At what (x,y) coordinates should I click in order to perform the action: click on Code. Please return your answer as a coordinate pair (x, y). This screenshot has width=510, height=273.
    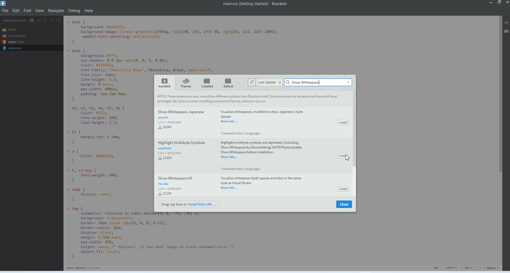
    Looking at the image, I should click on (181, 44).